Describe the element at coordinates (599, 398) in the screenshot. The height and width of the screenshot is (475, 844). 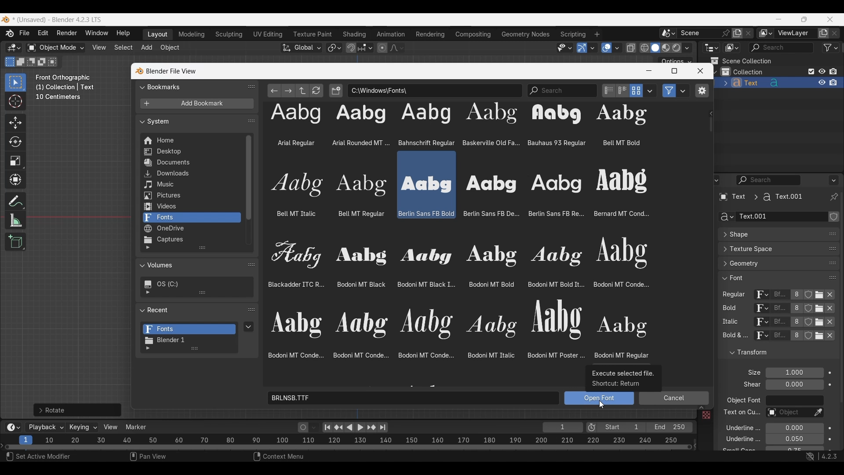
I see `Open selected font in Text object` at that location.